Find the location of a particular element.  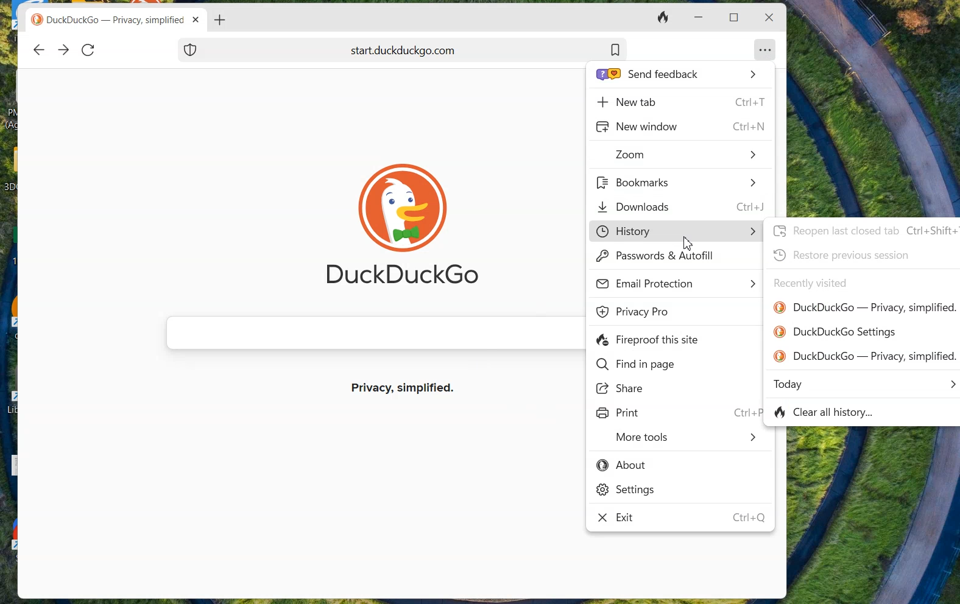

About is located at coordinates (624, 466).